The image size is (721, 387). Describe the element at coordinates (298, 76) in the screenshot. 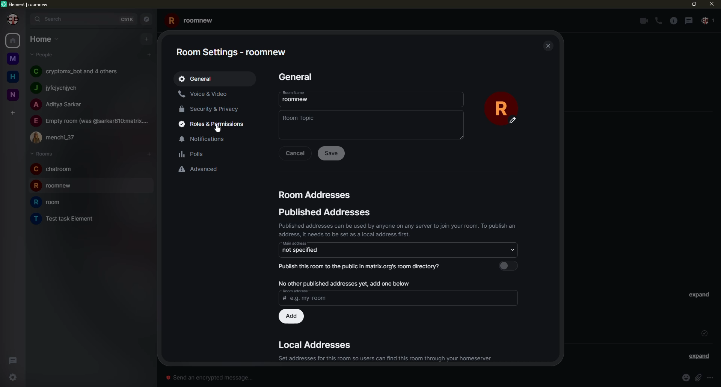

I see `general` at that location.